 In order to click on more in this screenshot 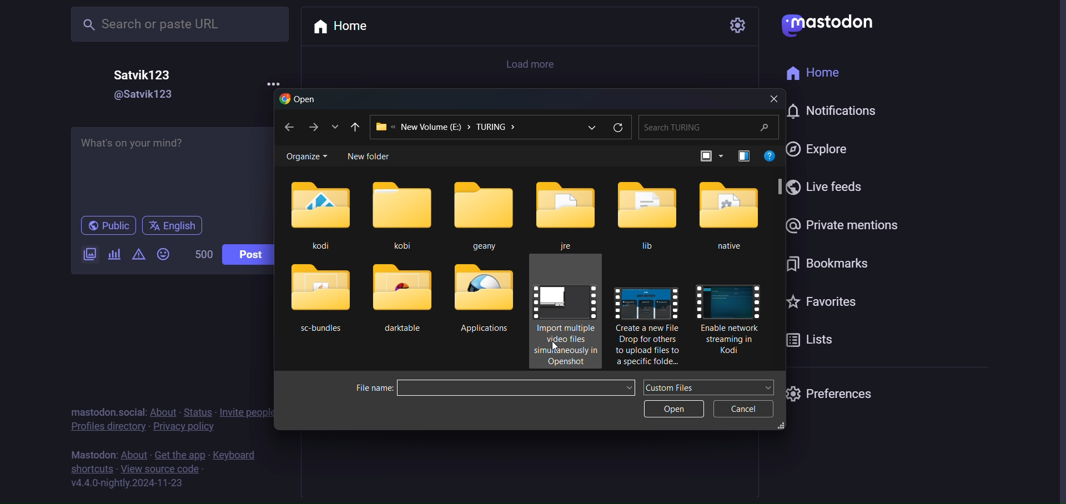, I will do `click(276, 84)`.